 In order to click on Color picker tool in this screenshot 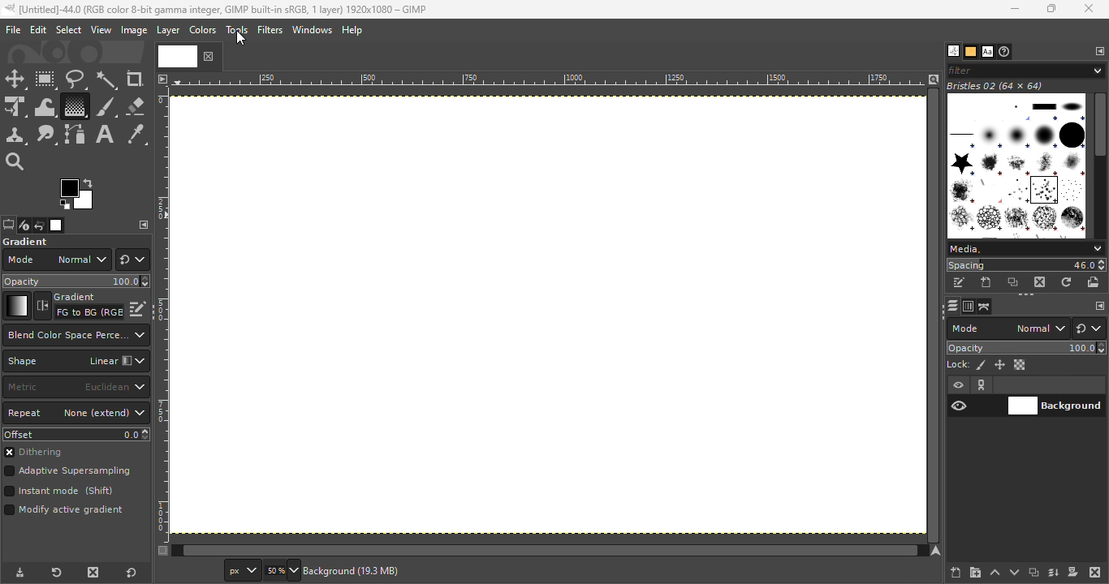, I will do `click(136, 135)`.